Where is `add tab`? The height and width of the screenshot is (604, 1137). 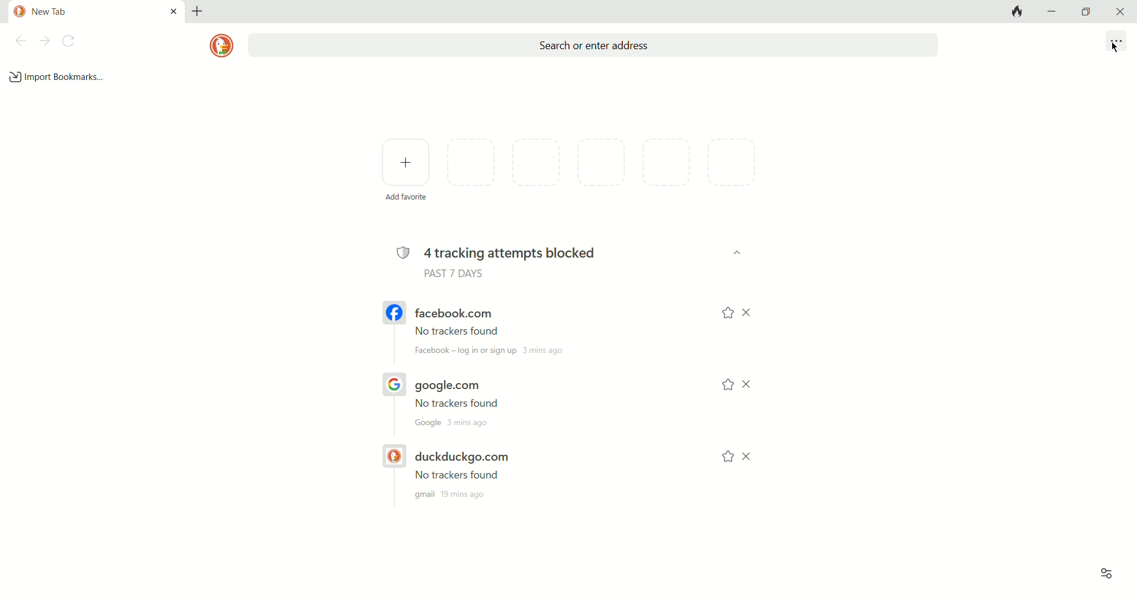 add tab is located at coordinates (200, 11).